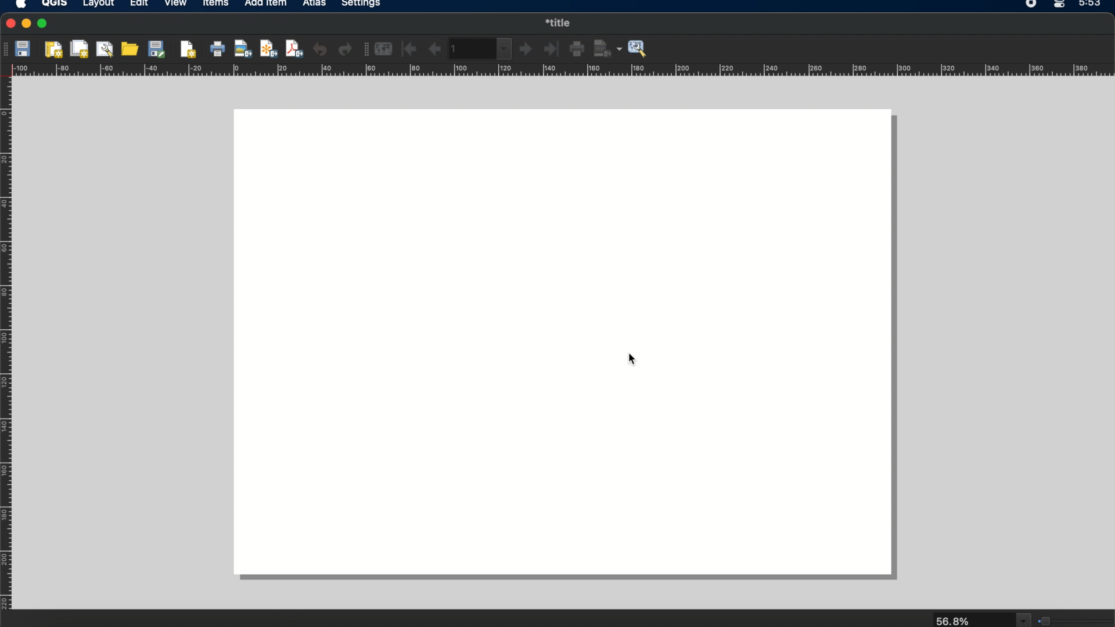 The image size is (1115, 627). What do you see at coordinates (267, 49) in the screenshot?
I see `export as svg` at bounding box center [267, 49].